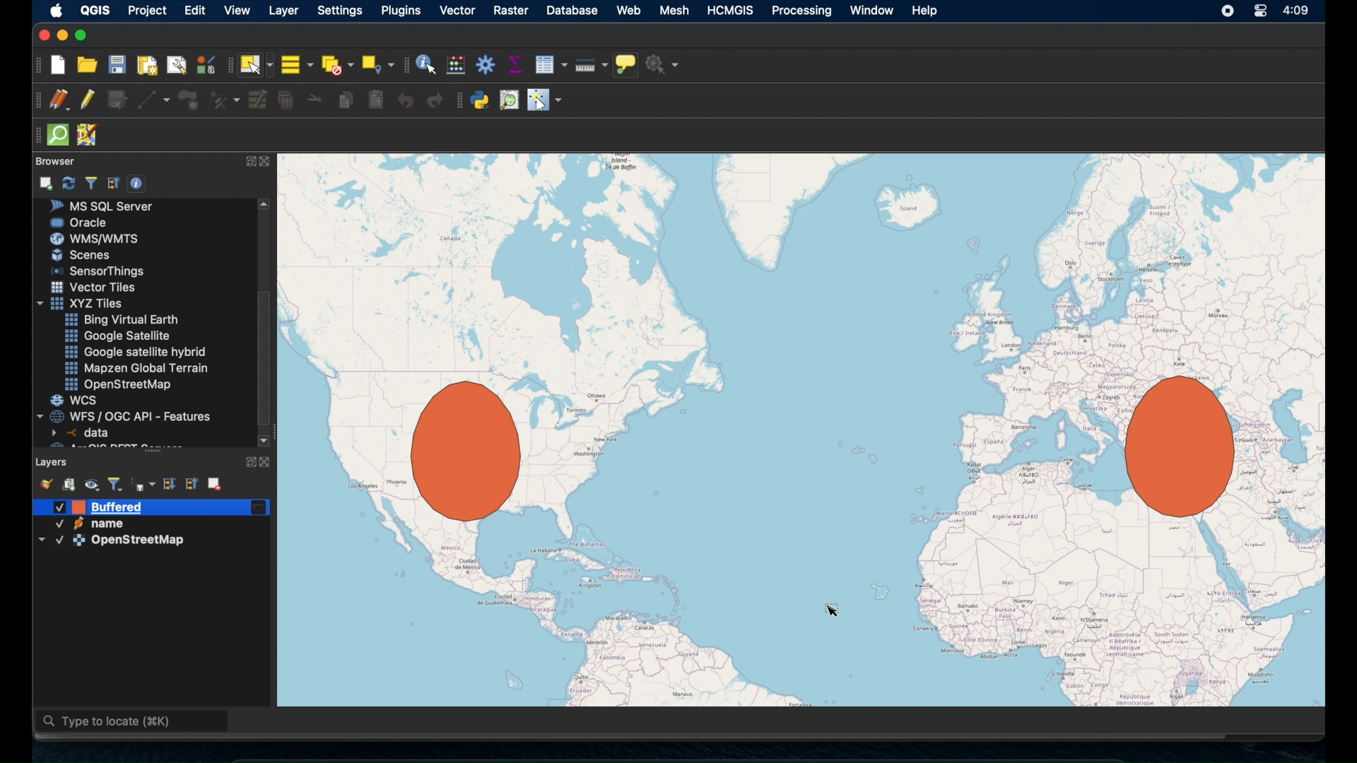  Describe the element at coordinates (481, 100) in the screenshot. I see `python console` at that location.